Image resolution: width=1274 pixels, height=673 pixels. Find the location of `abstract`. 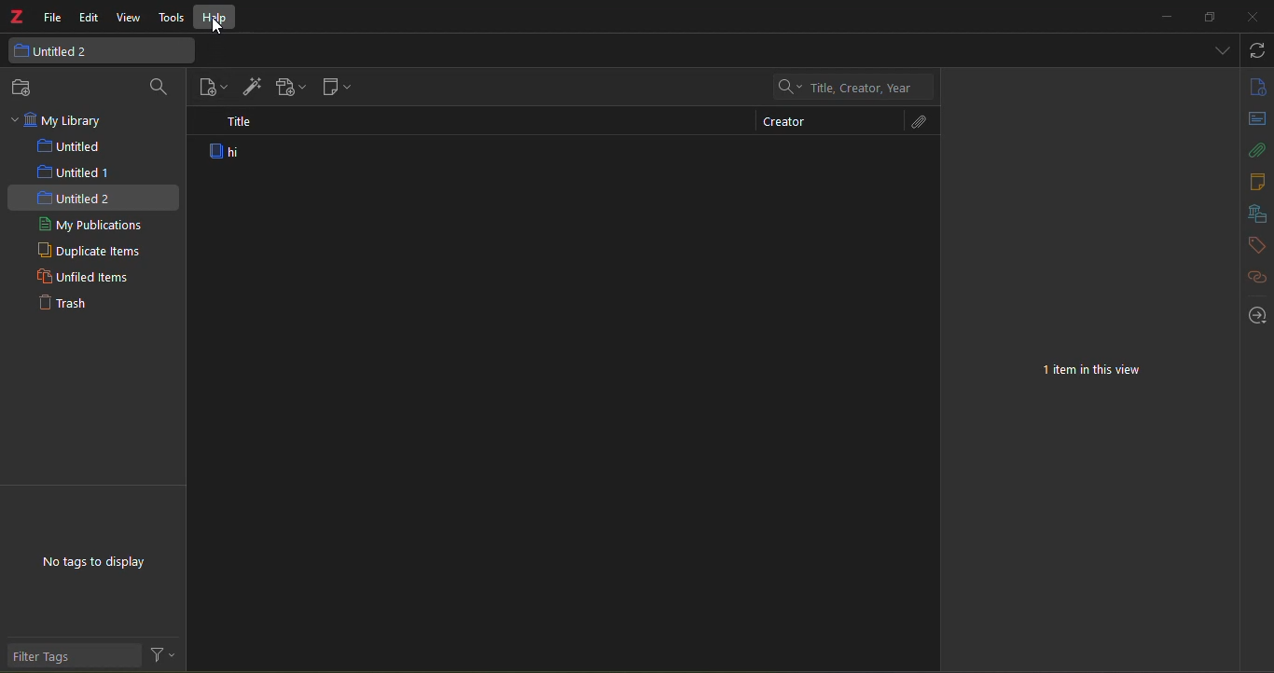

abstract is located at coordinates (1258, 118).